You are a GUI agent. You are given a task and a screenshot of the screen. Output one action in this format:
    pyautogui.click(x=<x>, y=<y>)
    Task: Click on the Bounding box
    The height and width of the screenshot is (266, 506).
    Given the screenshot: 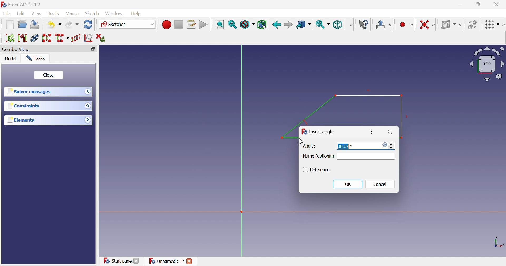 What is the action you would take?
    pyautogui.click(x=262, y=24)
    